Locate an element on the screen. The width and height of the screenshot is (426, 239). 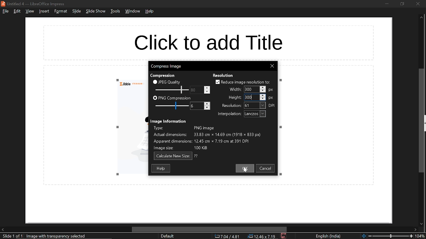
move down is located at coordinates (421, 223).